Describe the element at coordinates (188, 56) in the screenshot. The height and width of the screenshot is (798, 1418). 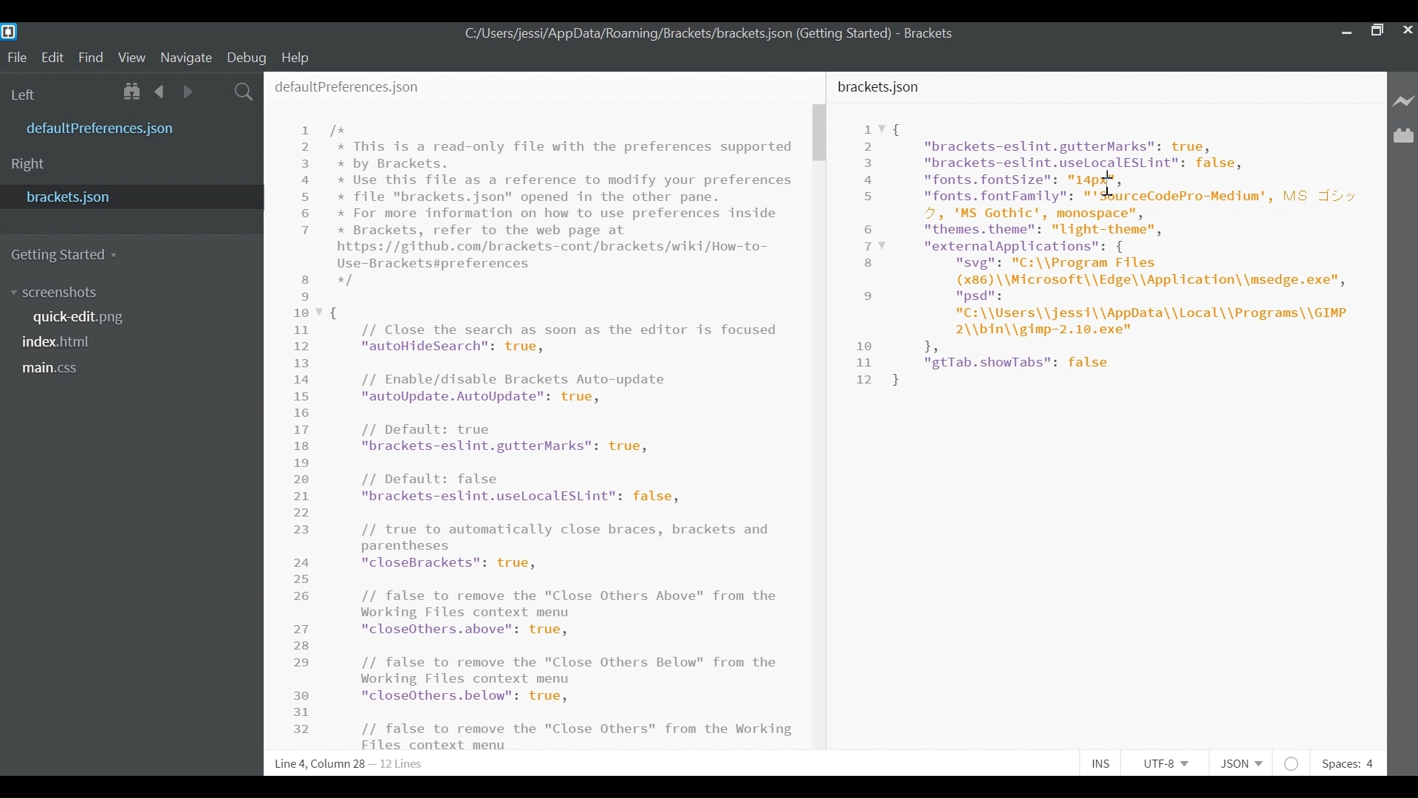
I see `Navigate` at that location.